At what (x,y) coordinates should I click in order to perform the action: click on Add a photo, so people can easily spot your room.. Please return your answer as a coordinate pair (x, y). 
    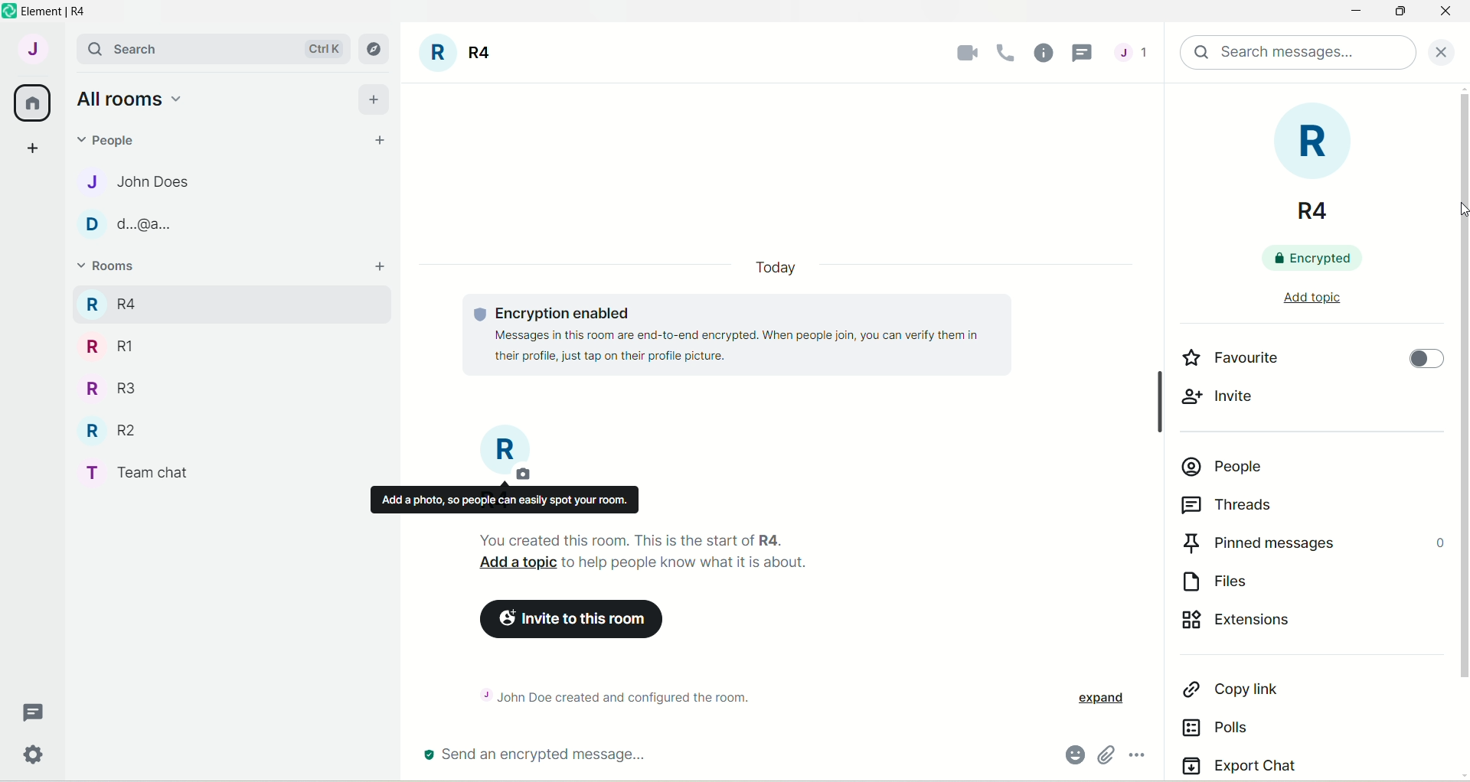
    Looking at the image, I should click on (504, 500).